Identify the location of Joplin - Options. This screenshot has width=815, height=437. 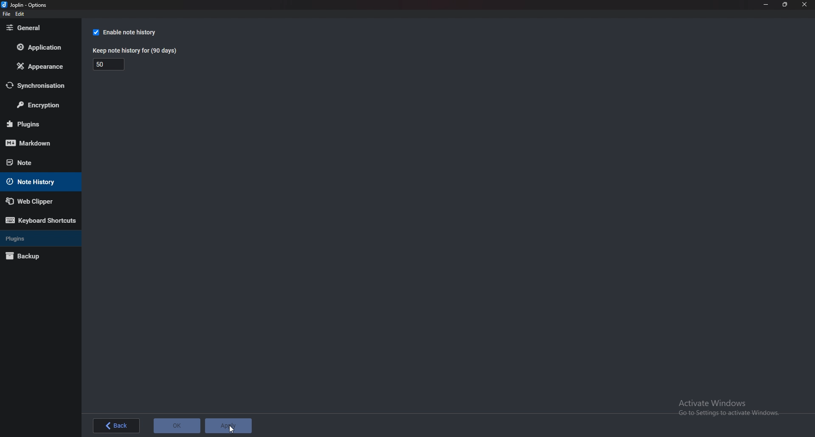
(26, 5).